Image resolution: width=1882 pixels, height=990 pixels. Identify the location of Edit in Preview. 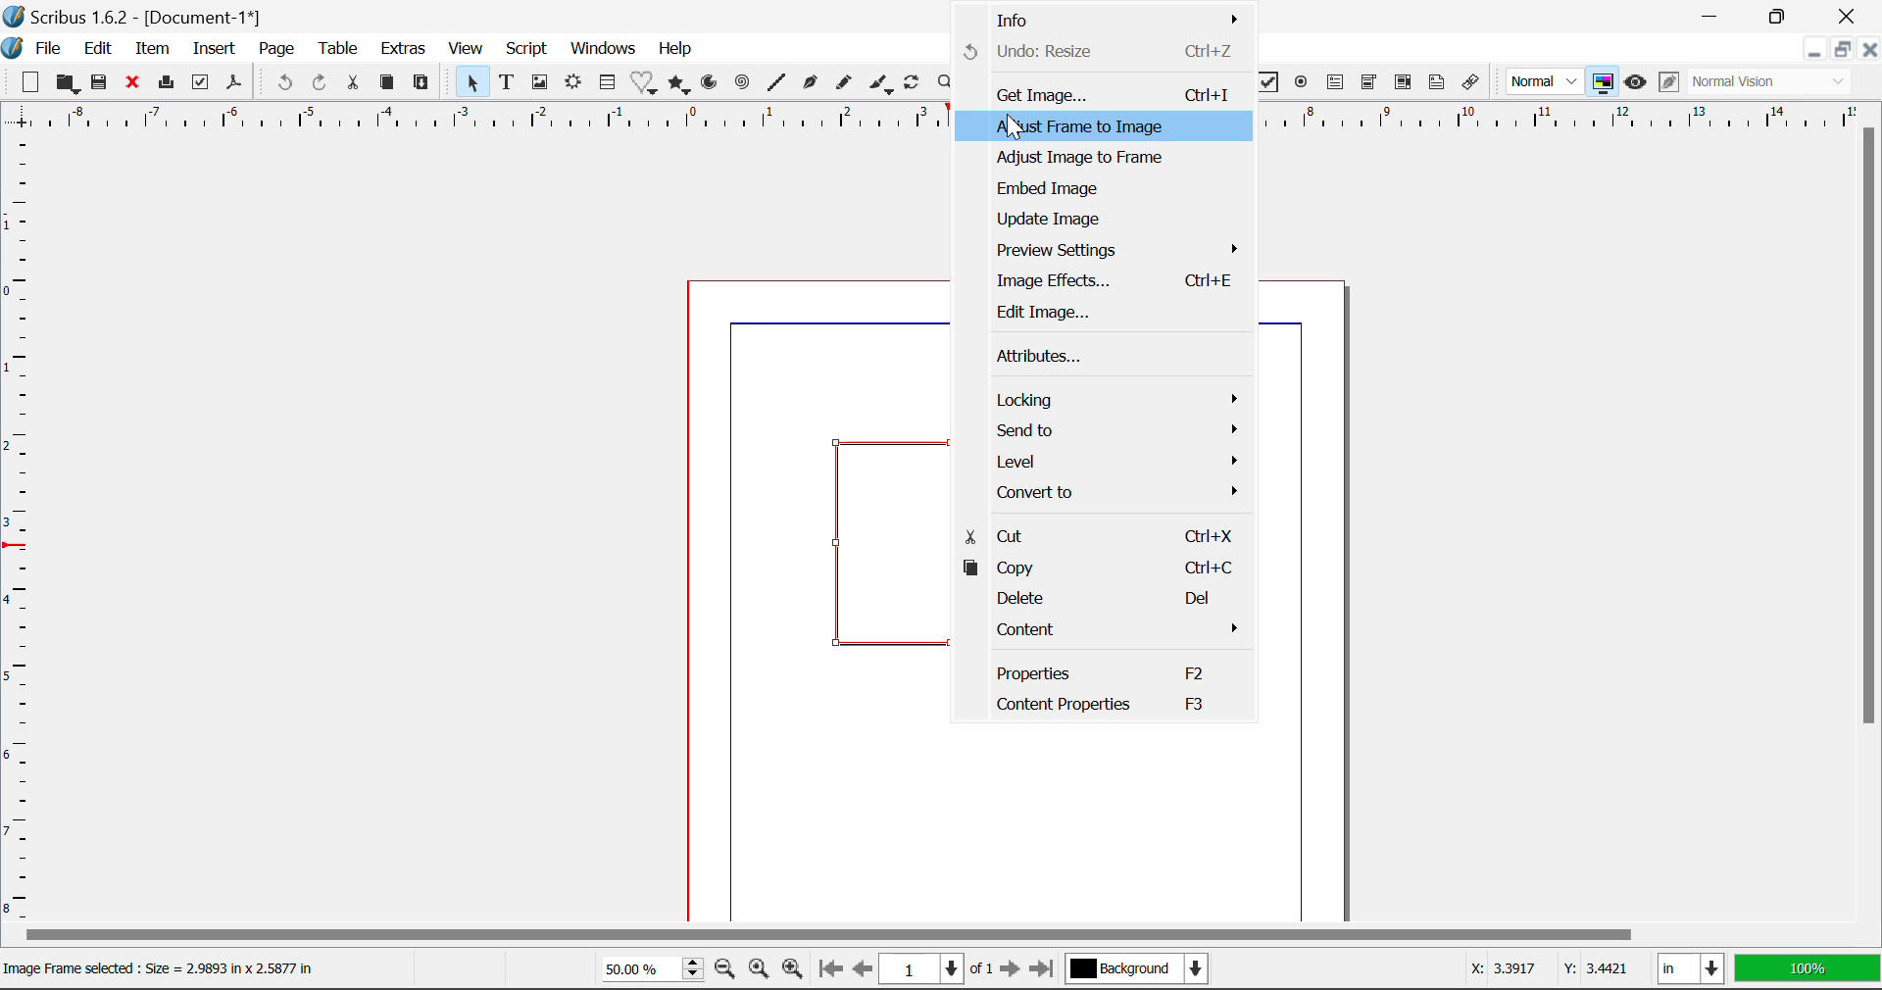
(1666, 84).